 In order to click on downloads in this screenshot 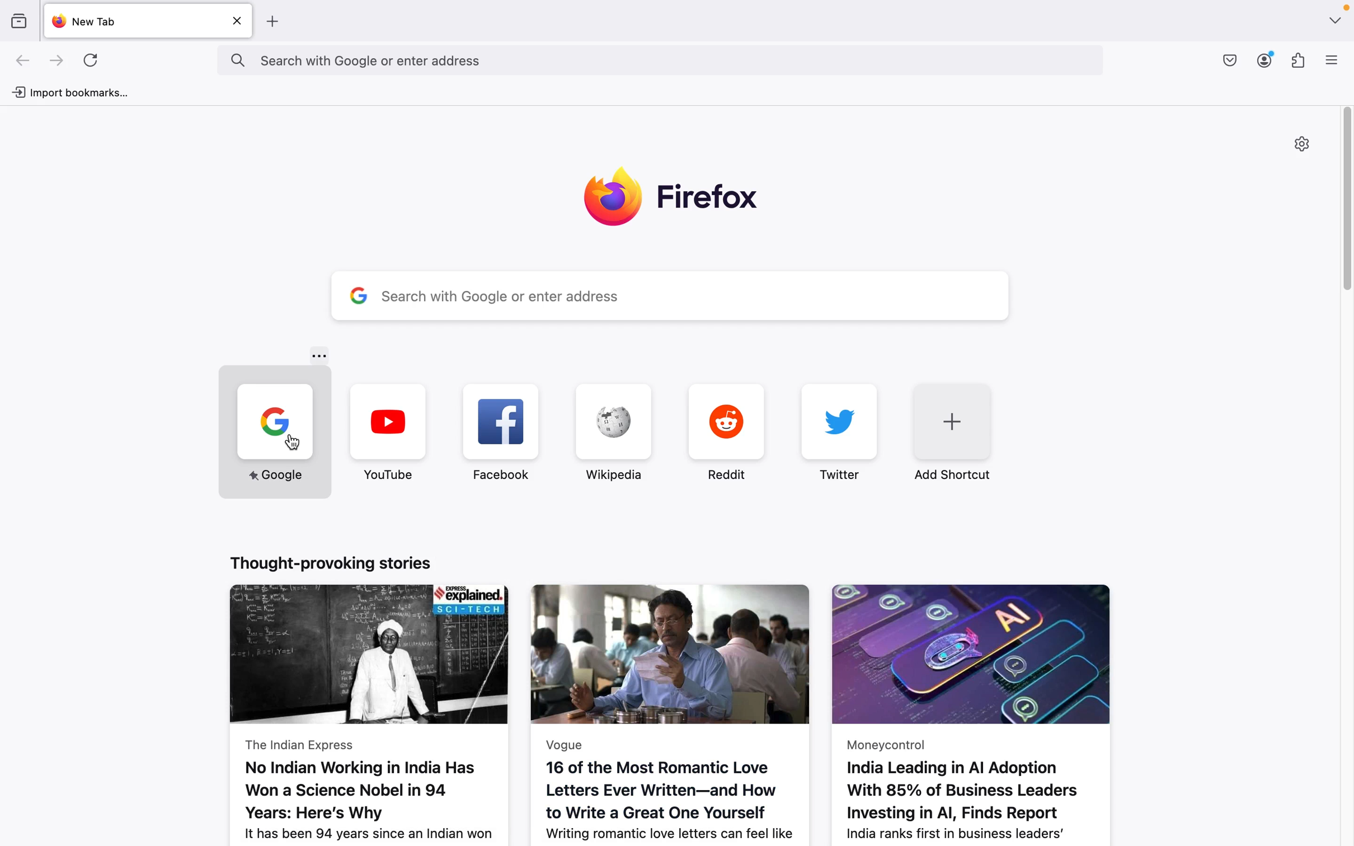, I will do `click(1225, 60)`.